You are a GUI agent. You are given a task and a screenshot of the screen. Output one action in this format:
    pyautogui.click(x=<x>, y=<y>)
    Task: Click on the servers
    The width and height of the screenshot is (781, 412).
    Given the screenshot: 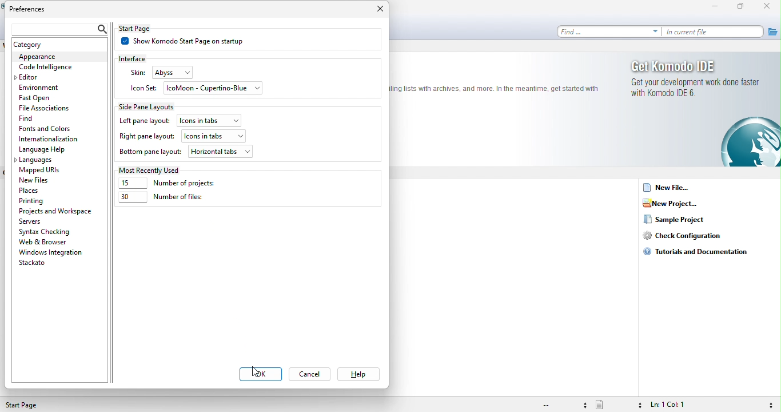 What is the action you would take?
    pyautogui.click(x=34, y=221)
    